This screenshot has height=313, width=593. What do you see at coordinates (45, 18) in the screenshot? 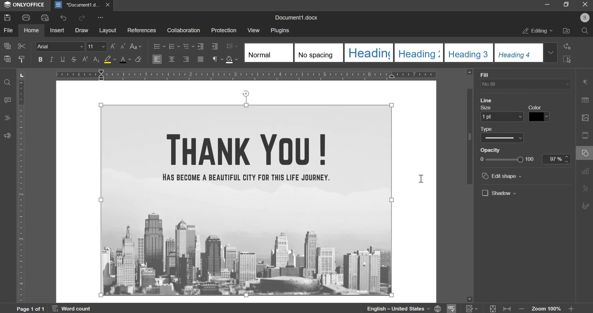
I see `print preview` at bounding box center [45, 18].